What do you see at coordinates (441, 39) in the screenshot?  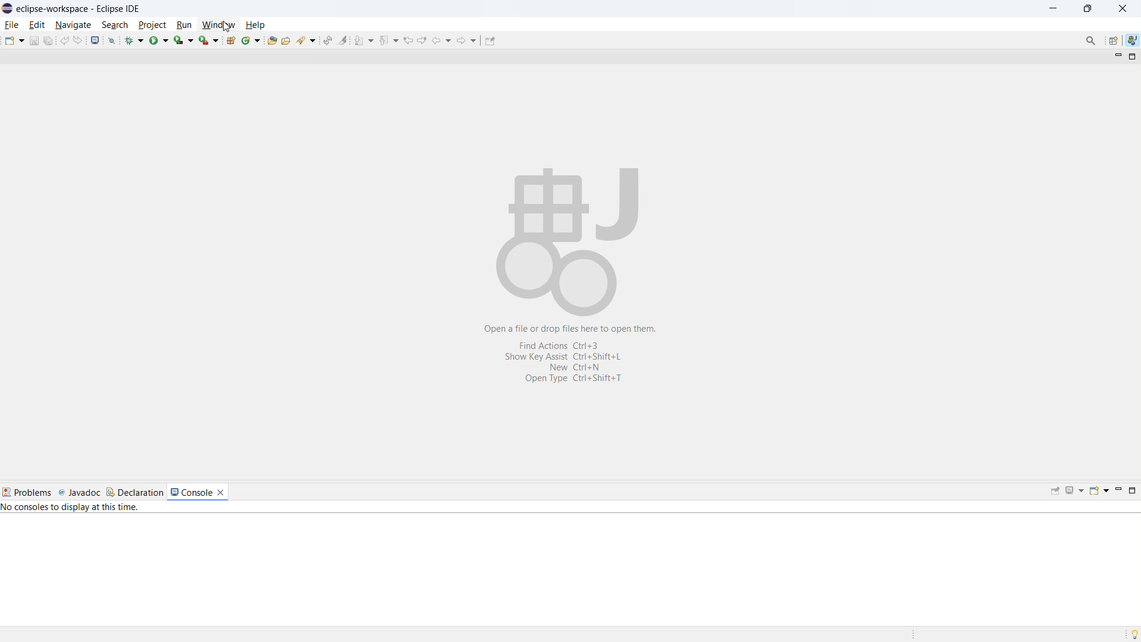 I see `back` at bounding box center [441, 39].